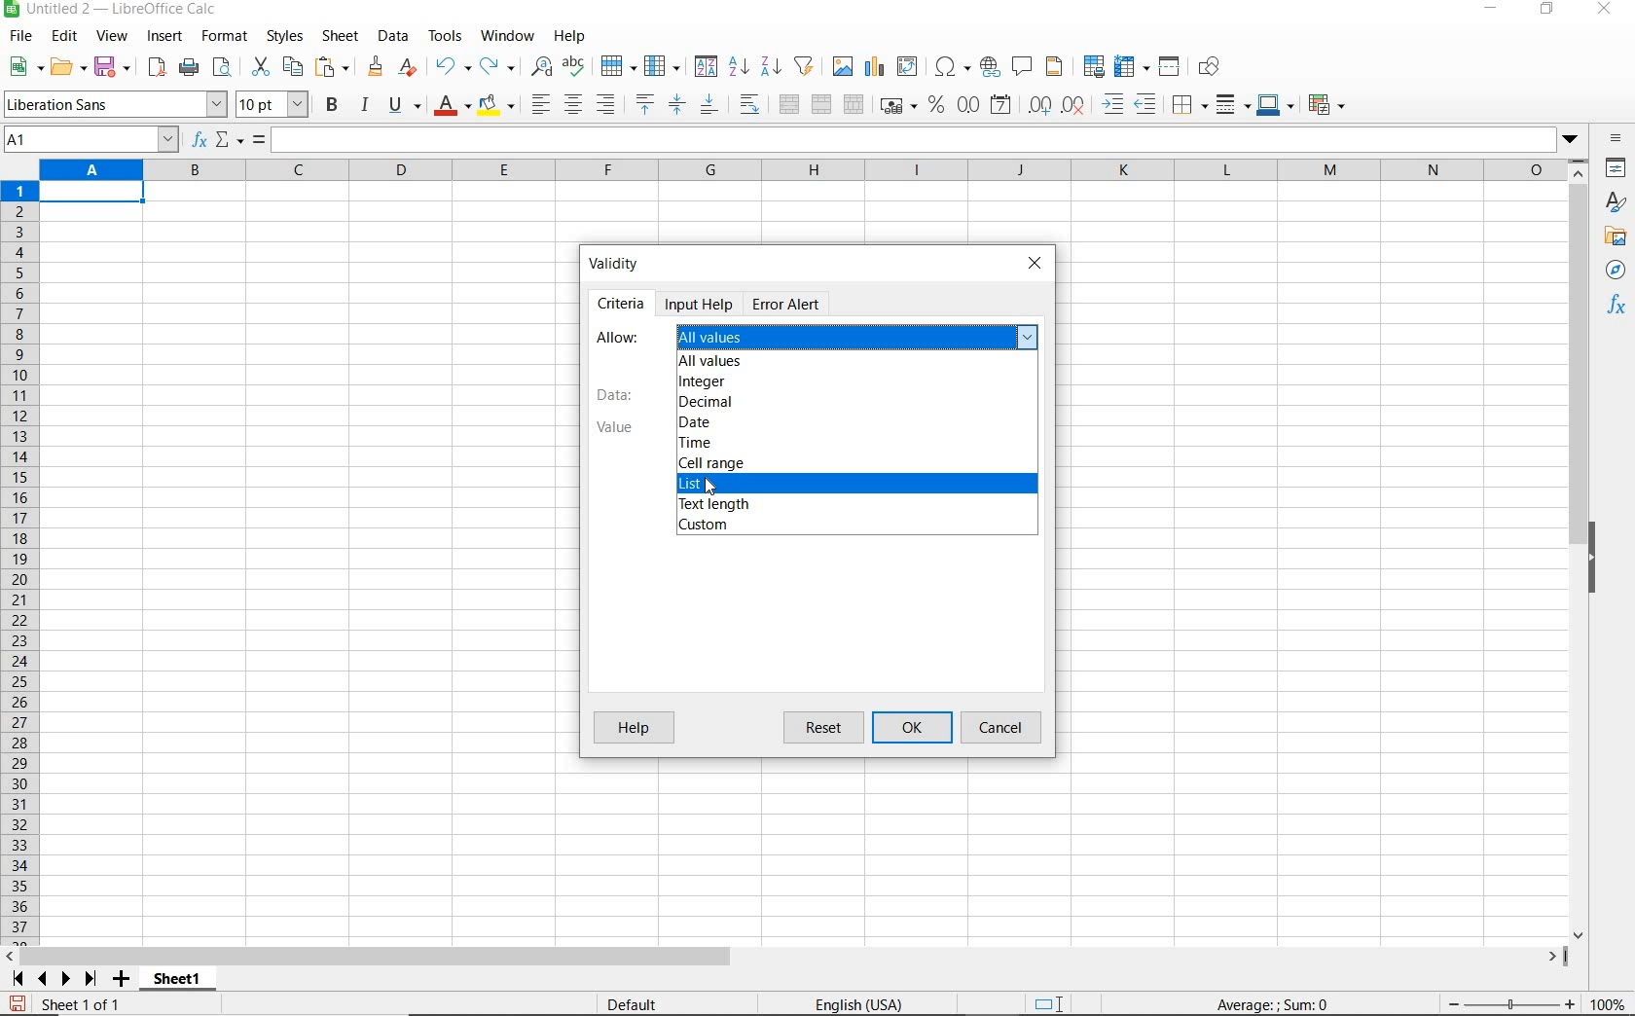 The image size is (1635, 1016). Describe the element at coordinates (1275, 104) in the screenshot. I see `border color` at that location.